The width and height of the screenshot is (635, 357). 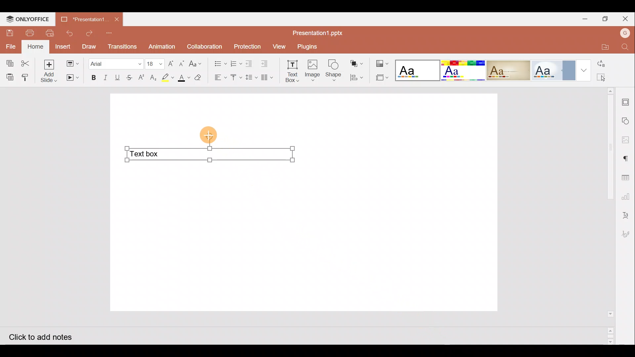 I want to click on Draw, so click(x=89, y=46).